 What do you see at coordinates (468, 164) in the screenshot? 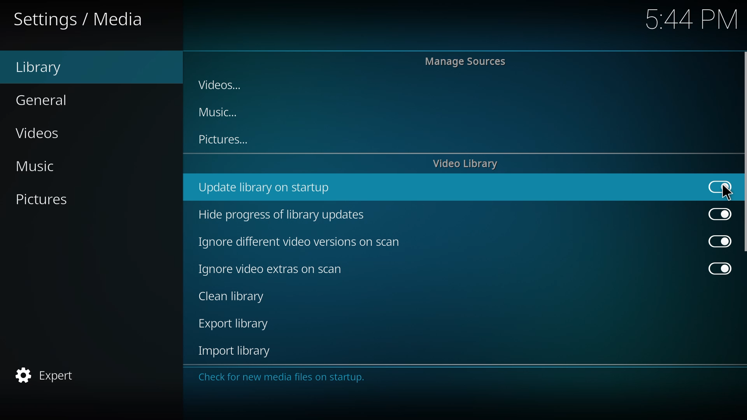
I see `video library` at bounding box center [468, 164].